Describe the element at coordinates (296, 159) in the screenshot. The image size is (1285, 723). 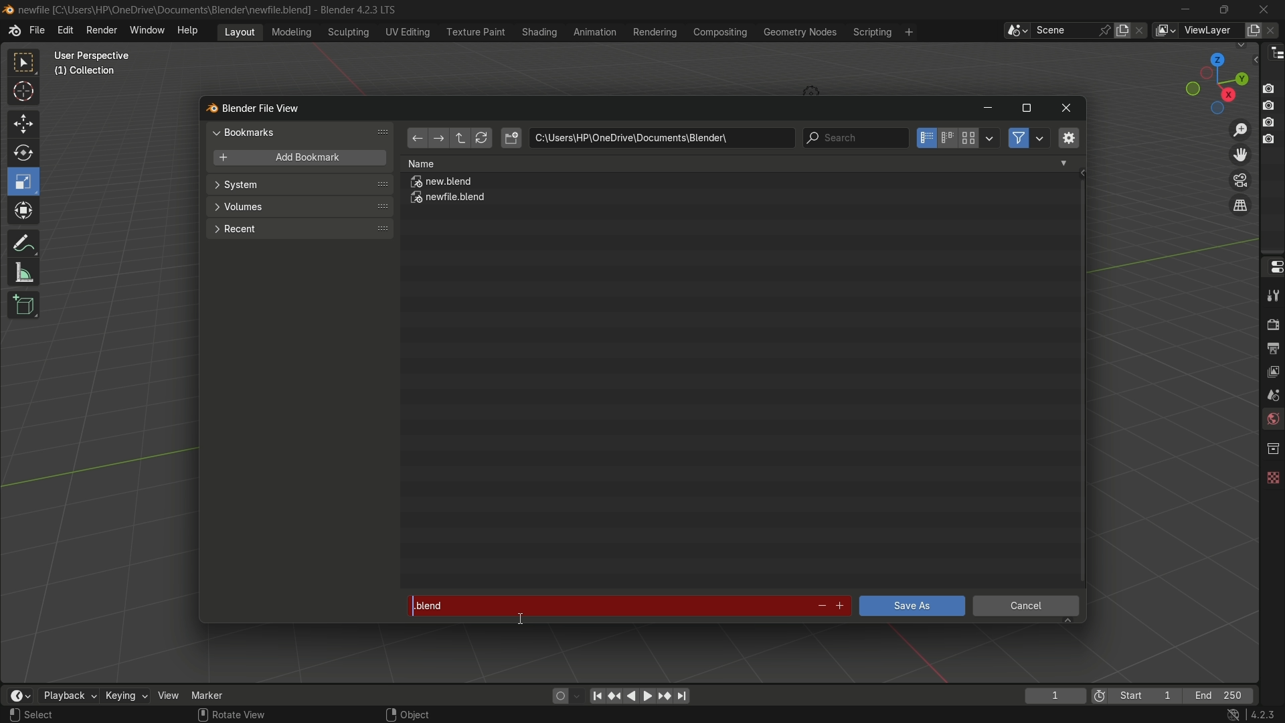
I see `add bookmark` at that location.